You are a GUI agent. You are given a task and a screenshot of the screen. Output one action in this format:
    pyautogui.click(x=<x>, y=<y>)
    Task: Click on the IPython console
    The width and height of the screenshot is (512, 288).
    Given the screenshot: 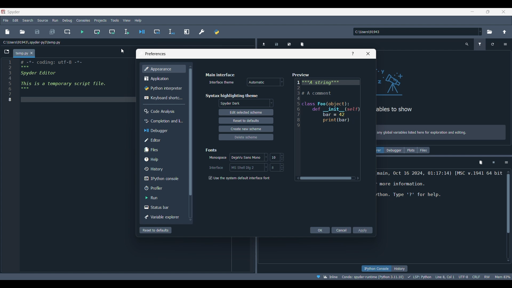 What is the action you would take?
    pyautogui.click(x=161, y=178)
    